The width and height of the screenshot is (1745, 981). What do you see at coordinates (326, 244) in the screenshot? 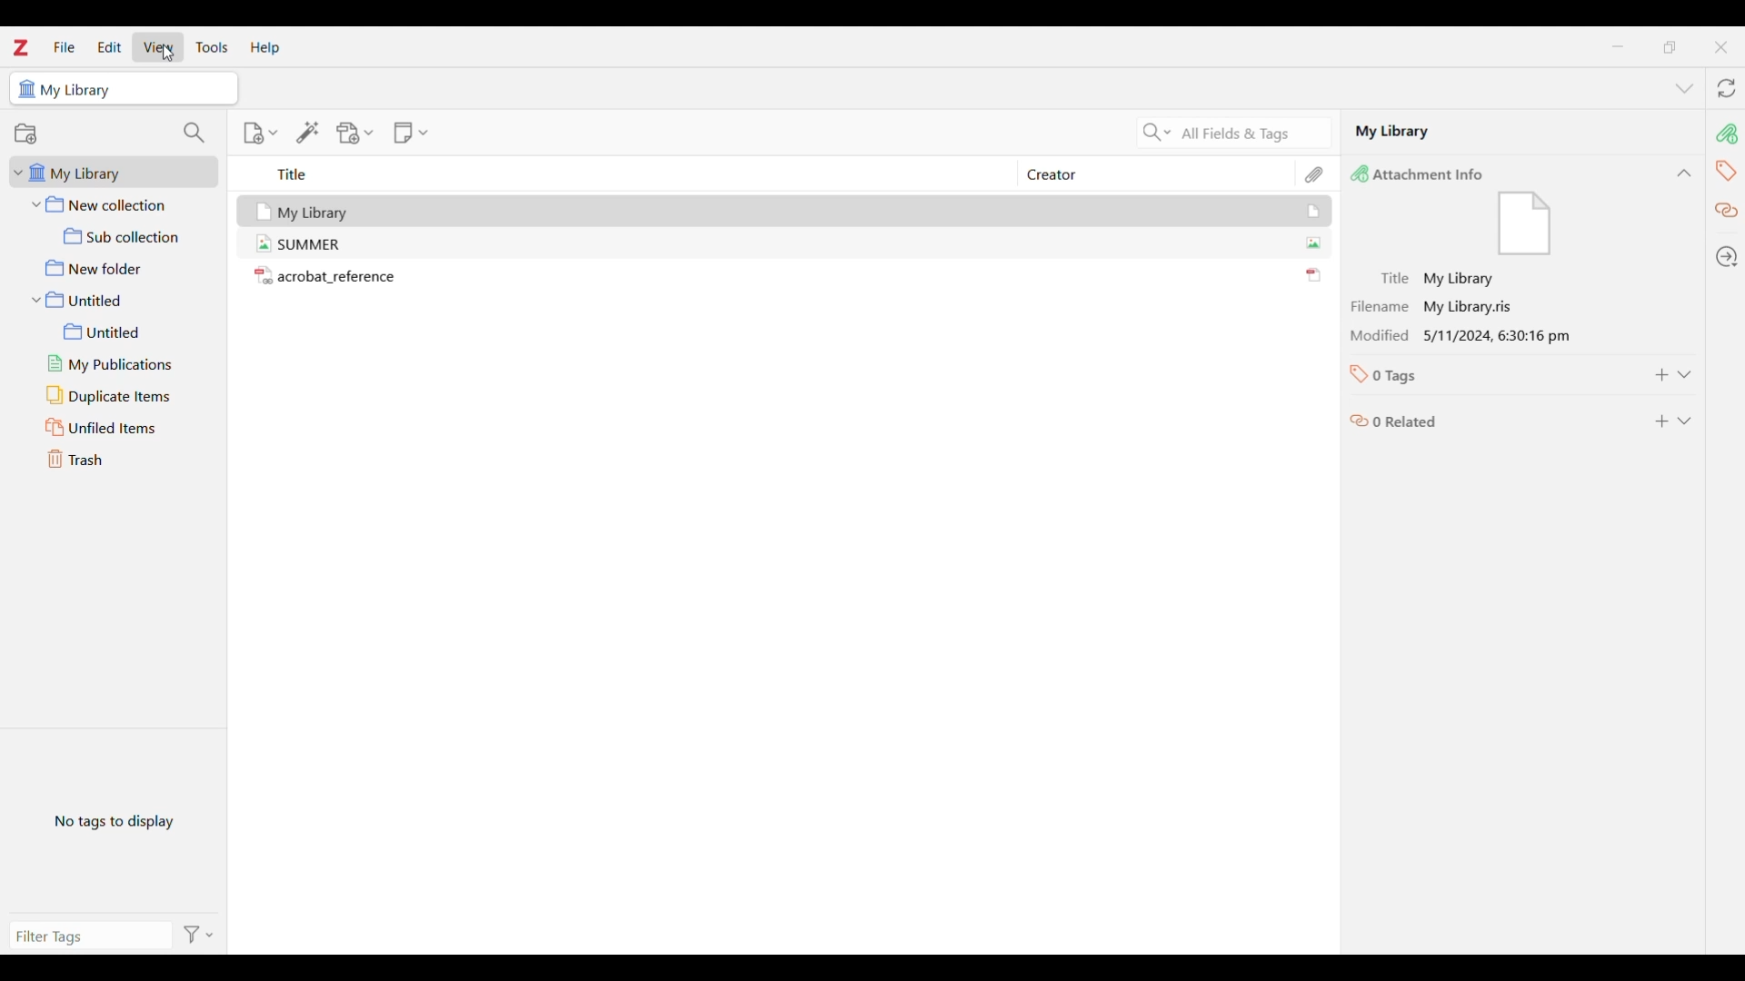
I see `Summer` at bounding box center [326, 244].